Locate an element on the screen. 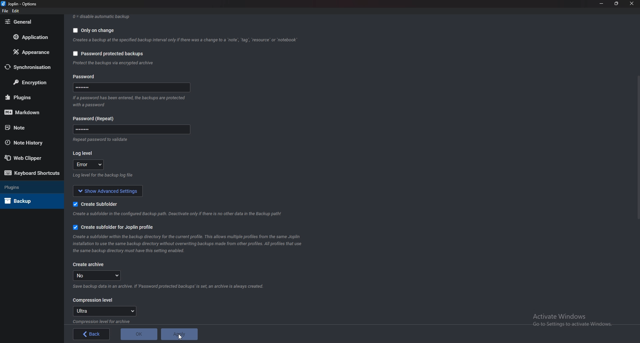  password protected backups is located at coordinates (109, 55).